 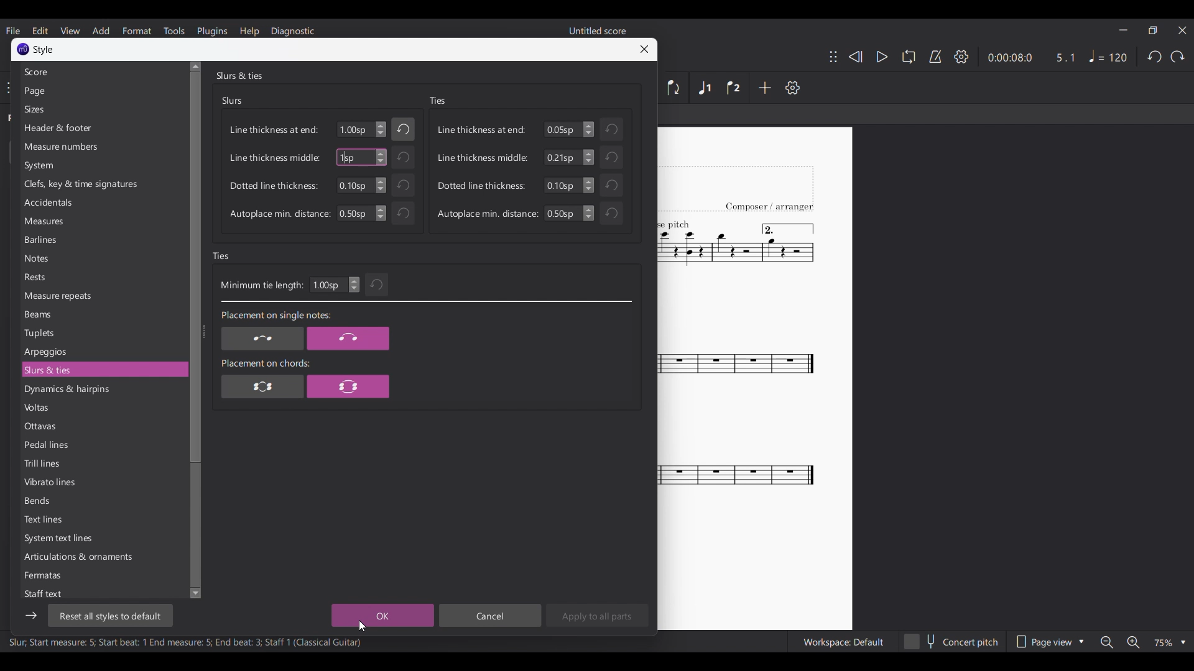 What do you see at coordinates (103, 519) in the screenshot?
I see `Text lines` at bounding box center [103, 519].